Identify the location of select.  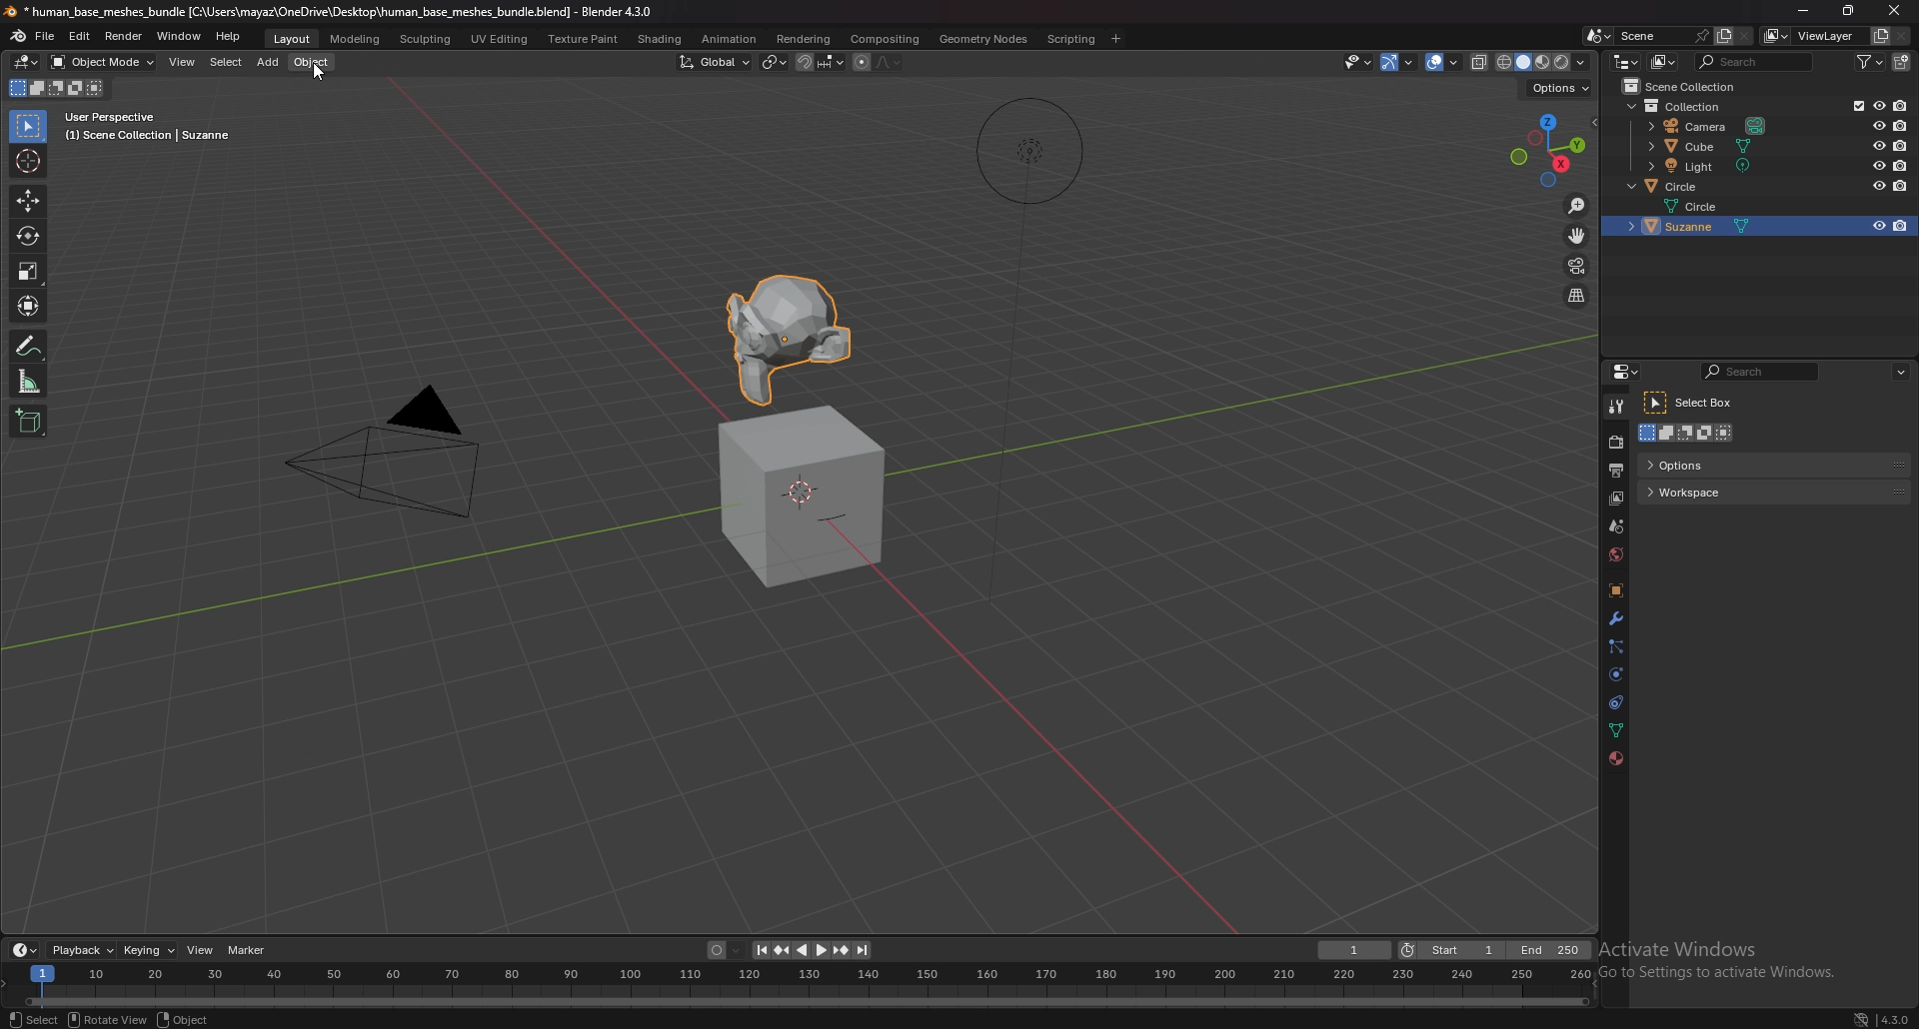
(29, 1017).